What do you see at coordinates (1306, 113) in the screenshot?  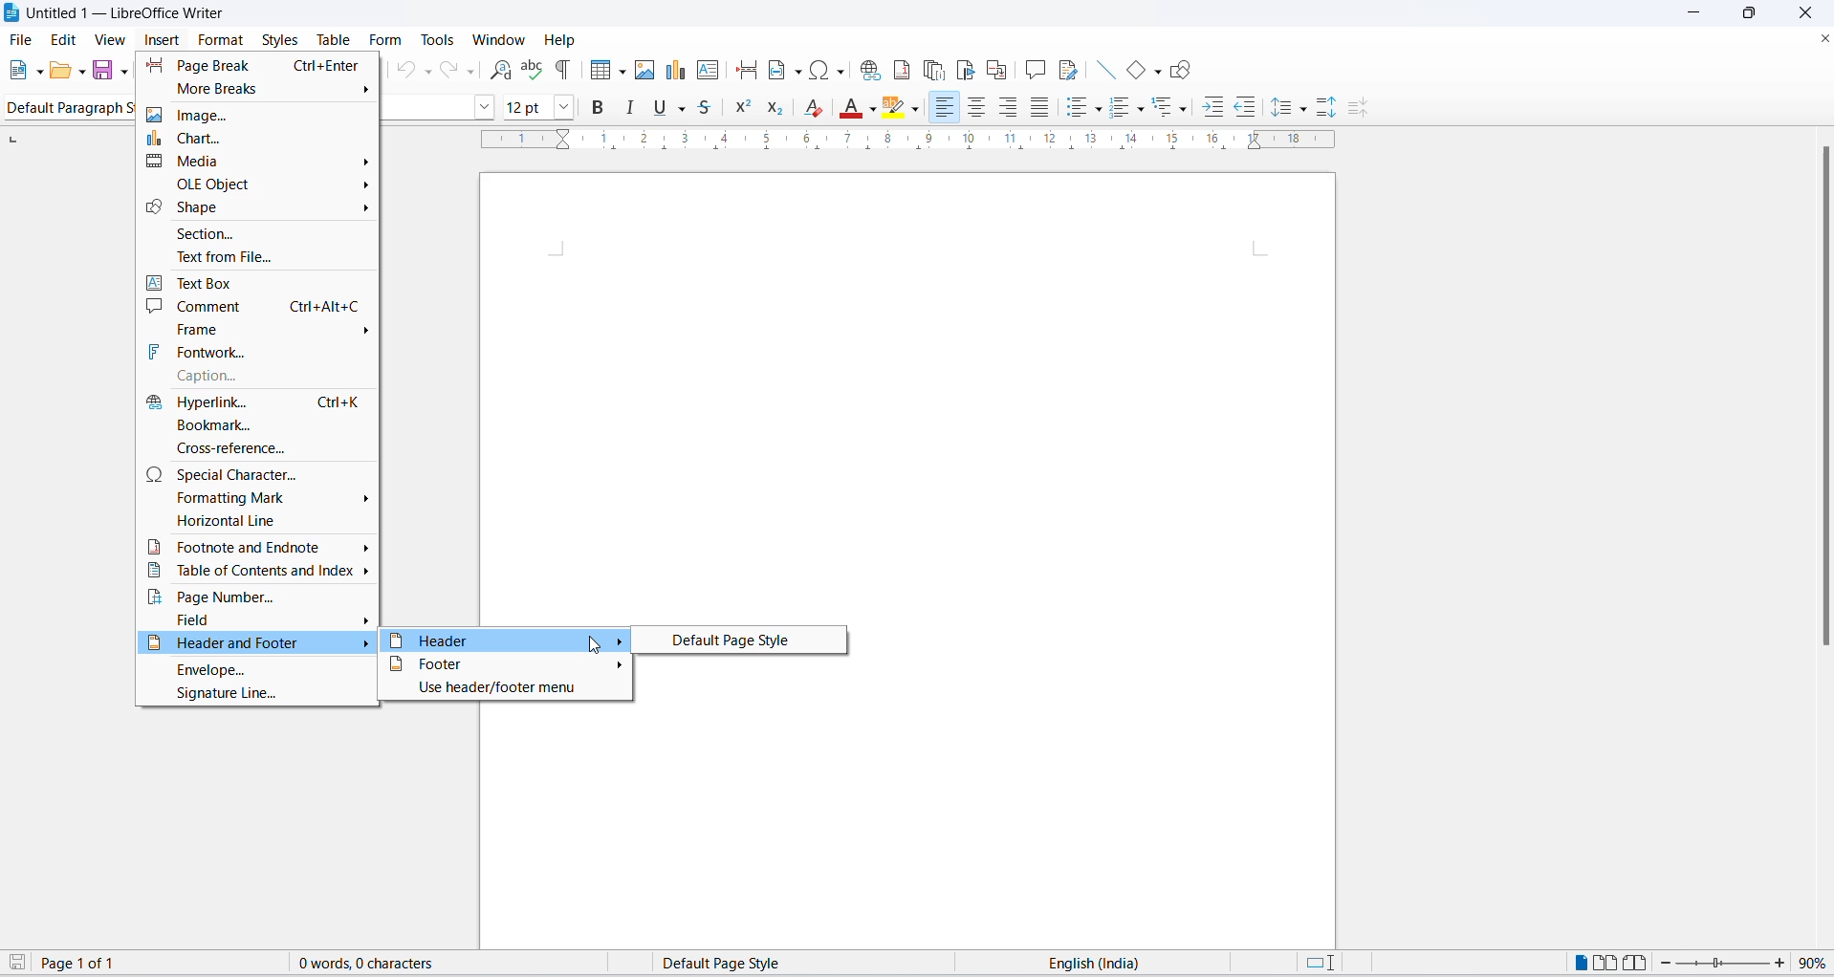 I see `line spacing options` at bounding box center [1306, 113].